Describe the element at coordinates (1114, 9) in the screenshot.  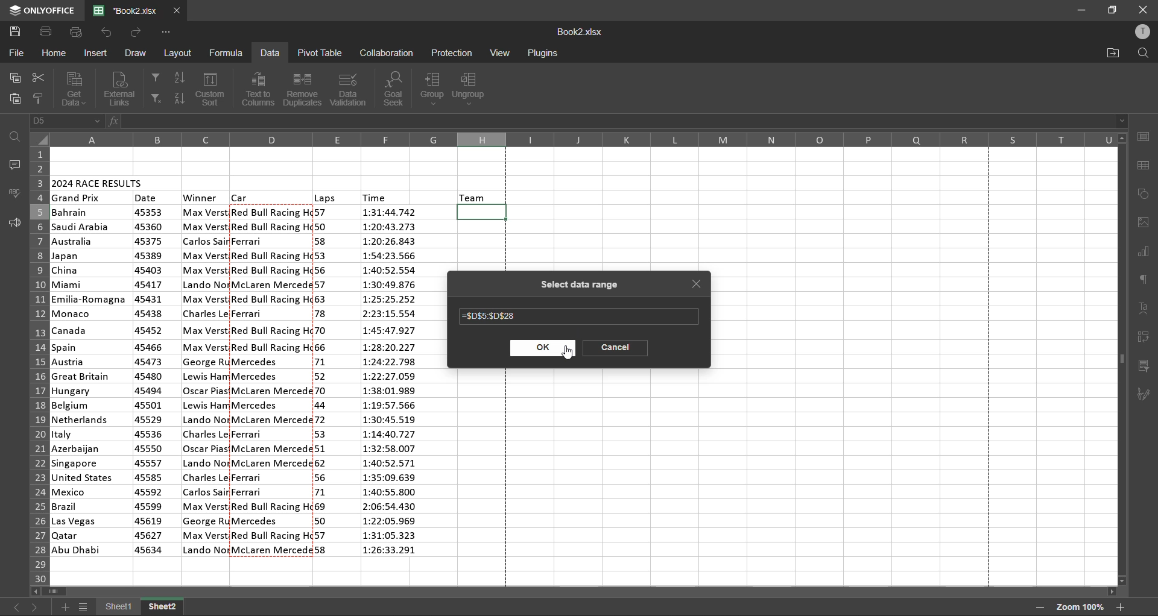
I see `maximize` at that location.